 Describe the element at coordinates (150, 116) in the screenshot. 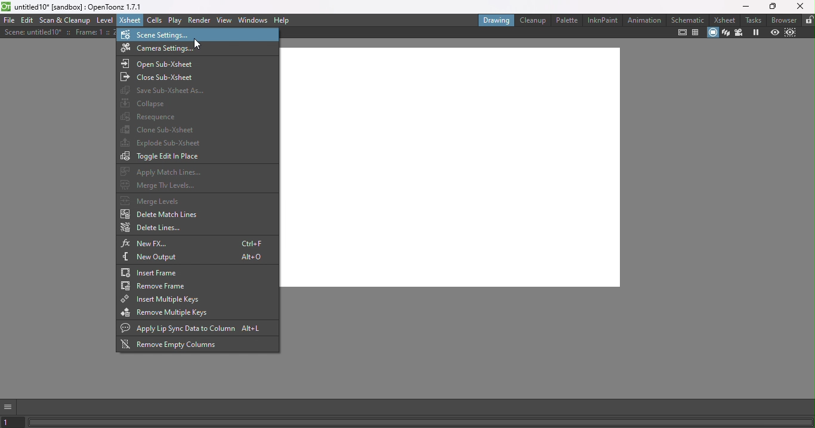

I see `Resequence` at that location.